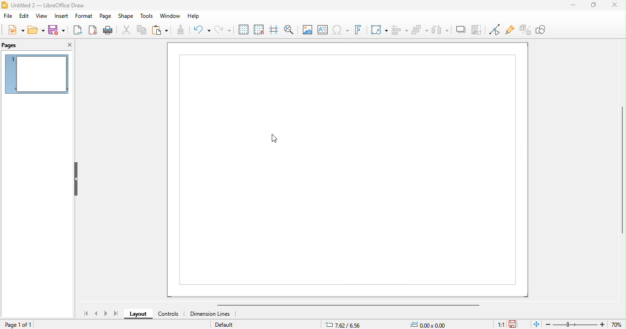 The height and width of the screenshot is (329, 626). I want to click on print, so click(108, 30).